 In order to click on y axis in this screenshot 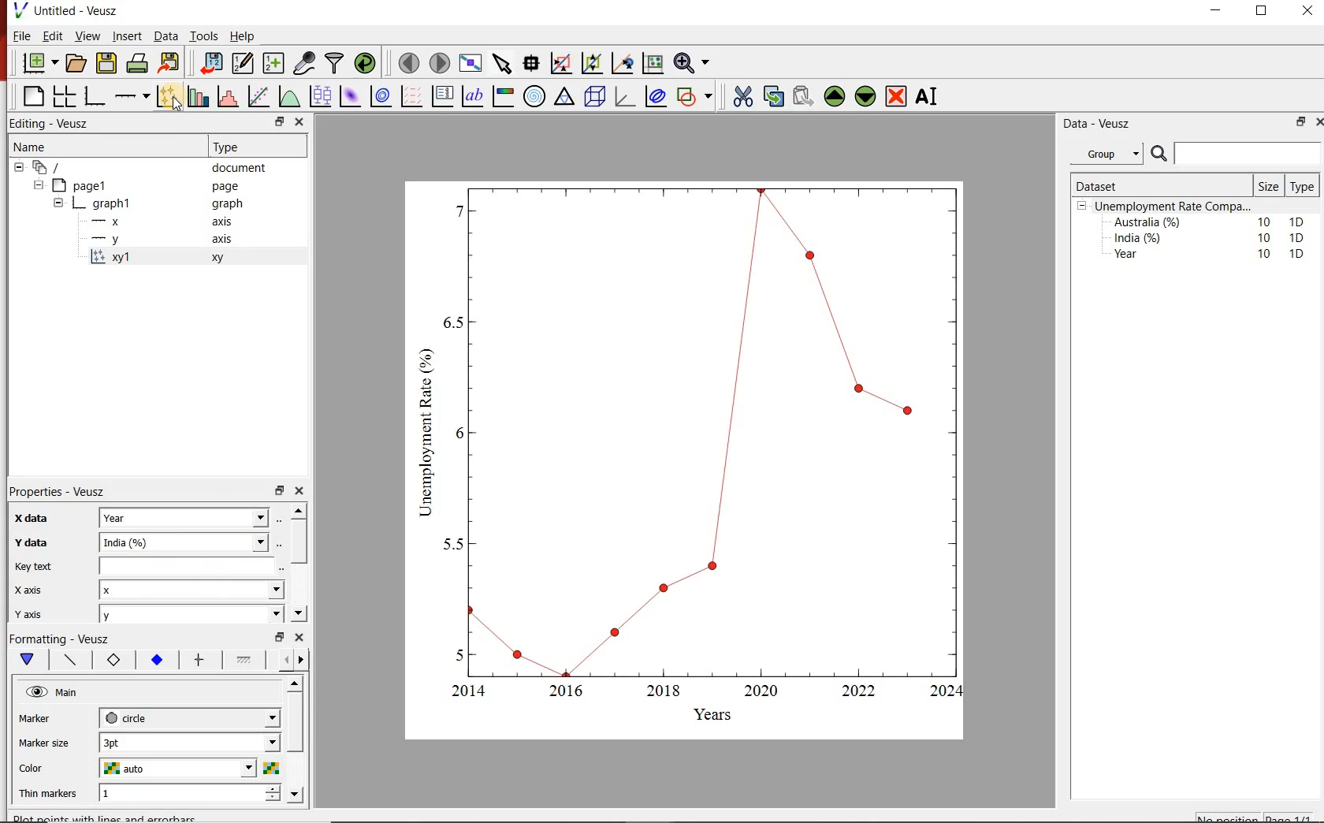, I will do `click(39, 612)`.